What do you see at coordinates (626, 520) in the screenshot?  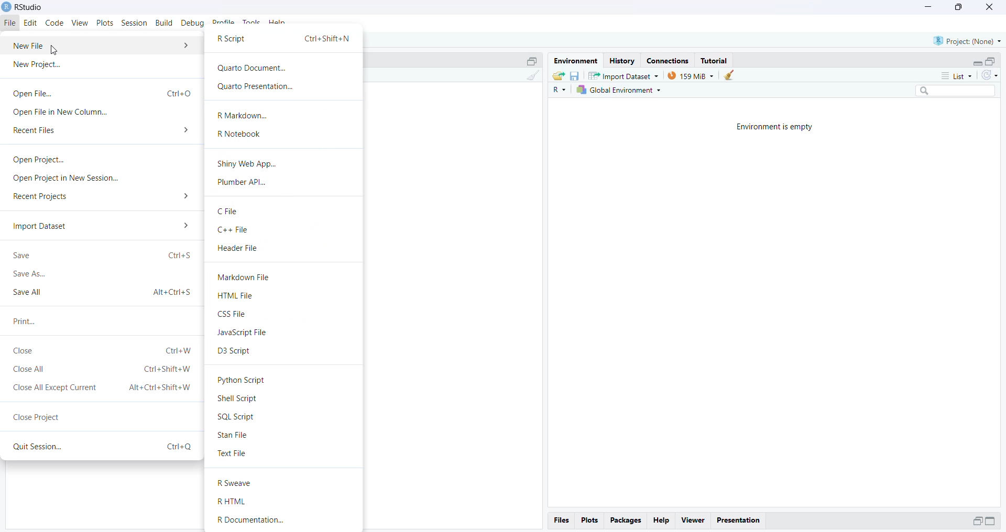 I see `packages` at bounding box center [626, 520].